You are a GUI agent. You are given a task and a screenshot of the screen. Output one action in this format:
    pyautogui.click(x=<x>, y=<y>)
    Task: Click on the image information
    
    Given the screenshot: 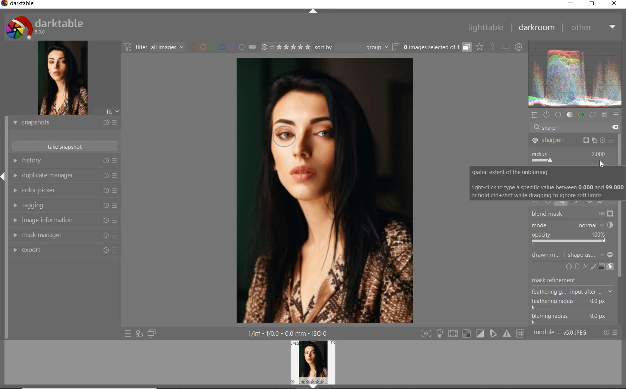 What is the action you would take?
    pyautogui.click(x=64, y=220)
    